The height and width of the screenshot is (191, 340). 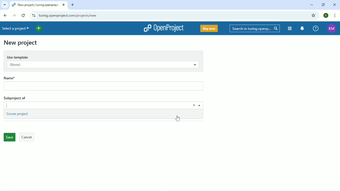 What do you see at coordinates (326, 16) in the screenshot?
I see `K` at bounding box center [326, 16].